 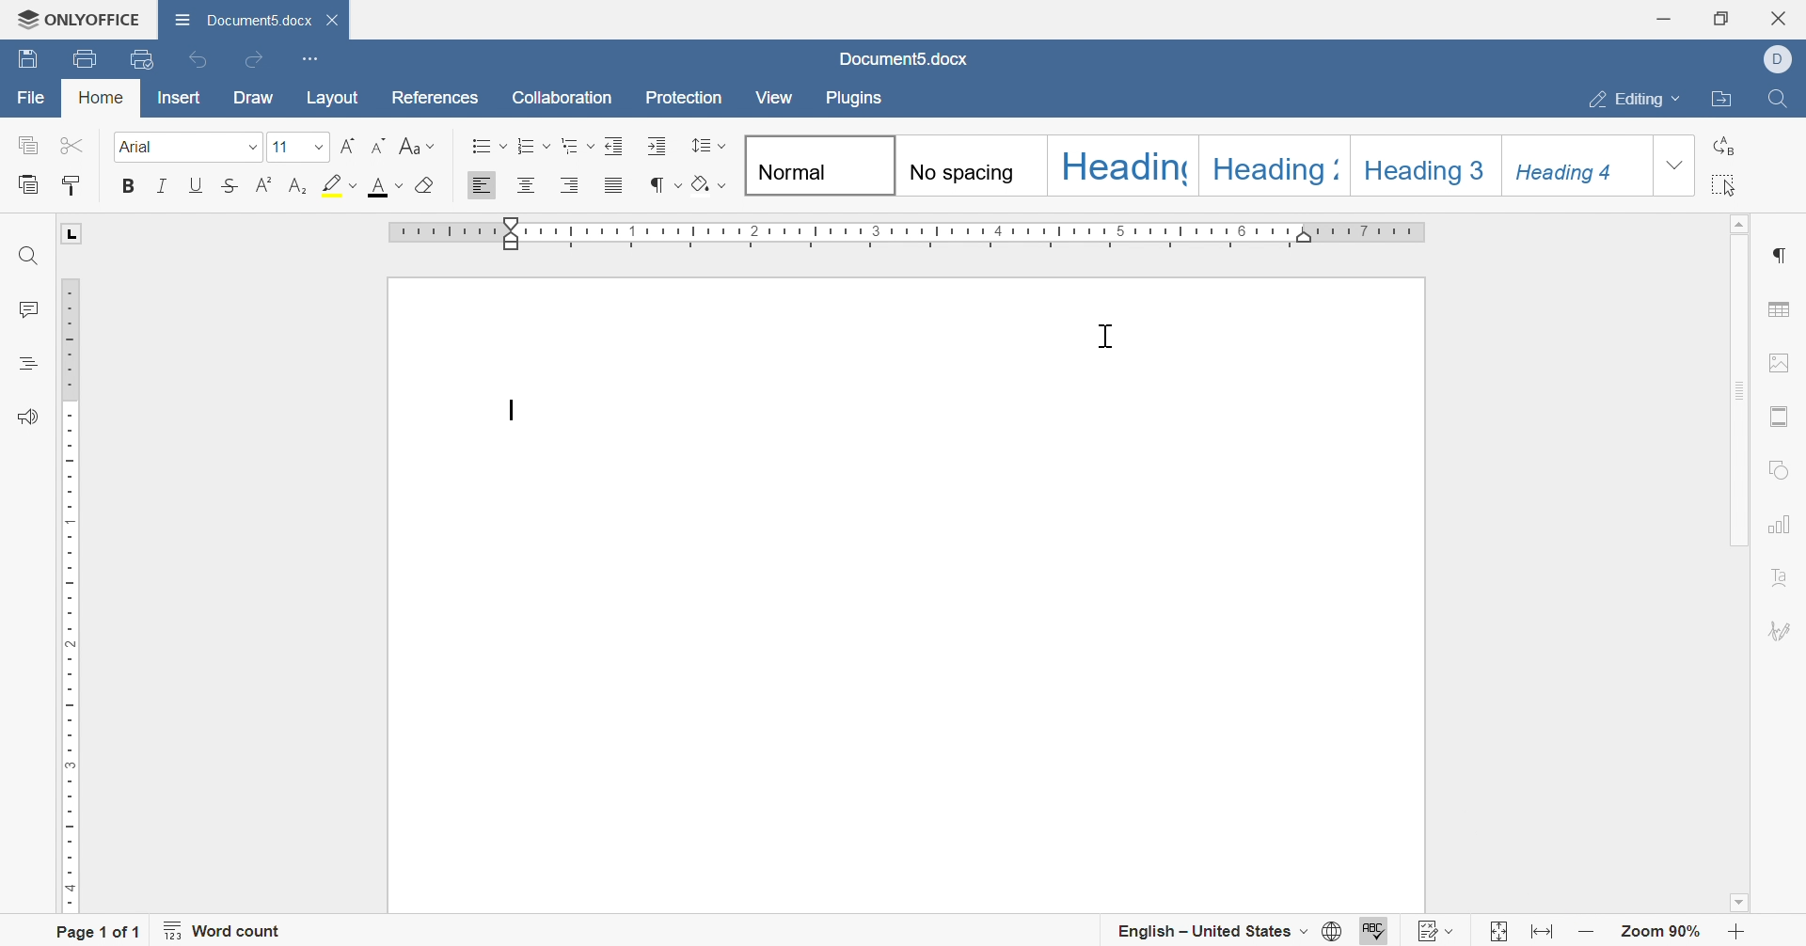 What do you see at coordinates (69, 231) in the screenshot?
I see `L` at bounding box center [69, 231].